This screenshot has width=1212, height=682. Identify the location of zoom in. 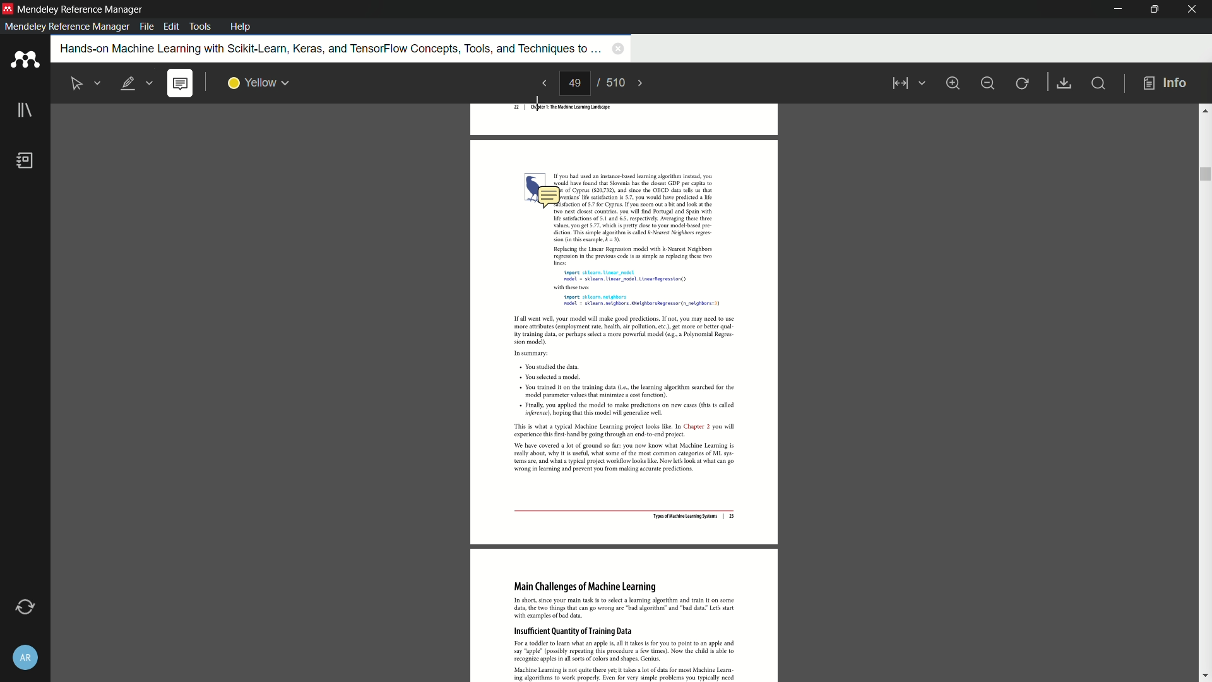
(953, 82).